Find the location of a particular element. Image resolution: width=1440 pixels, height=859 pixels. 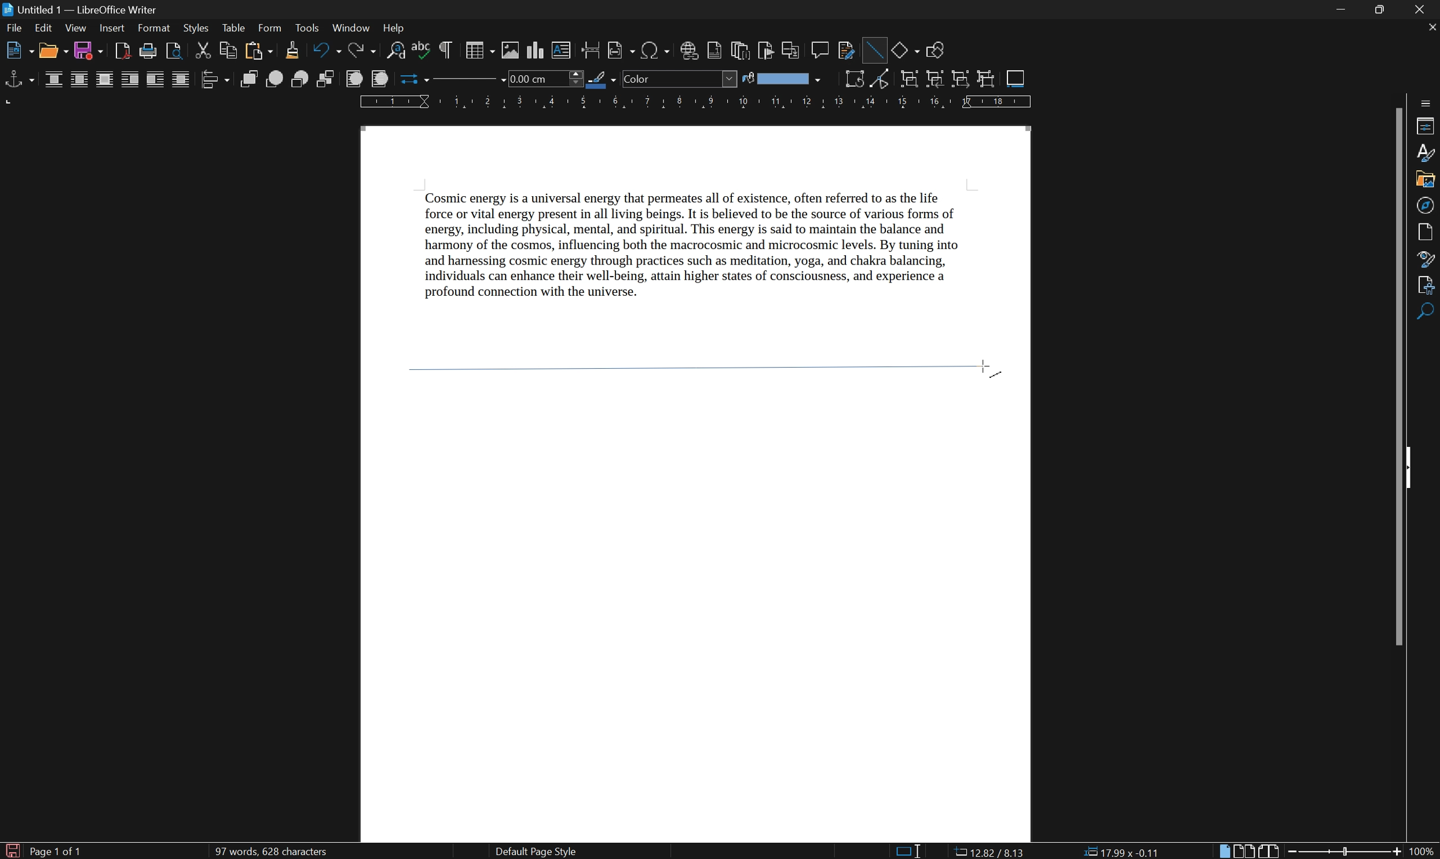

scroll bar is located at coordinates (1401, 375).